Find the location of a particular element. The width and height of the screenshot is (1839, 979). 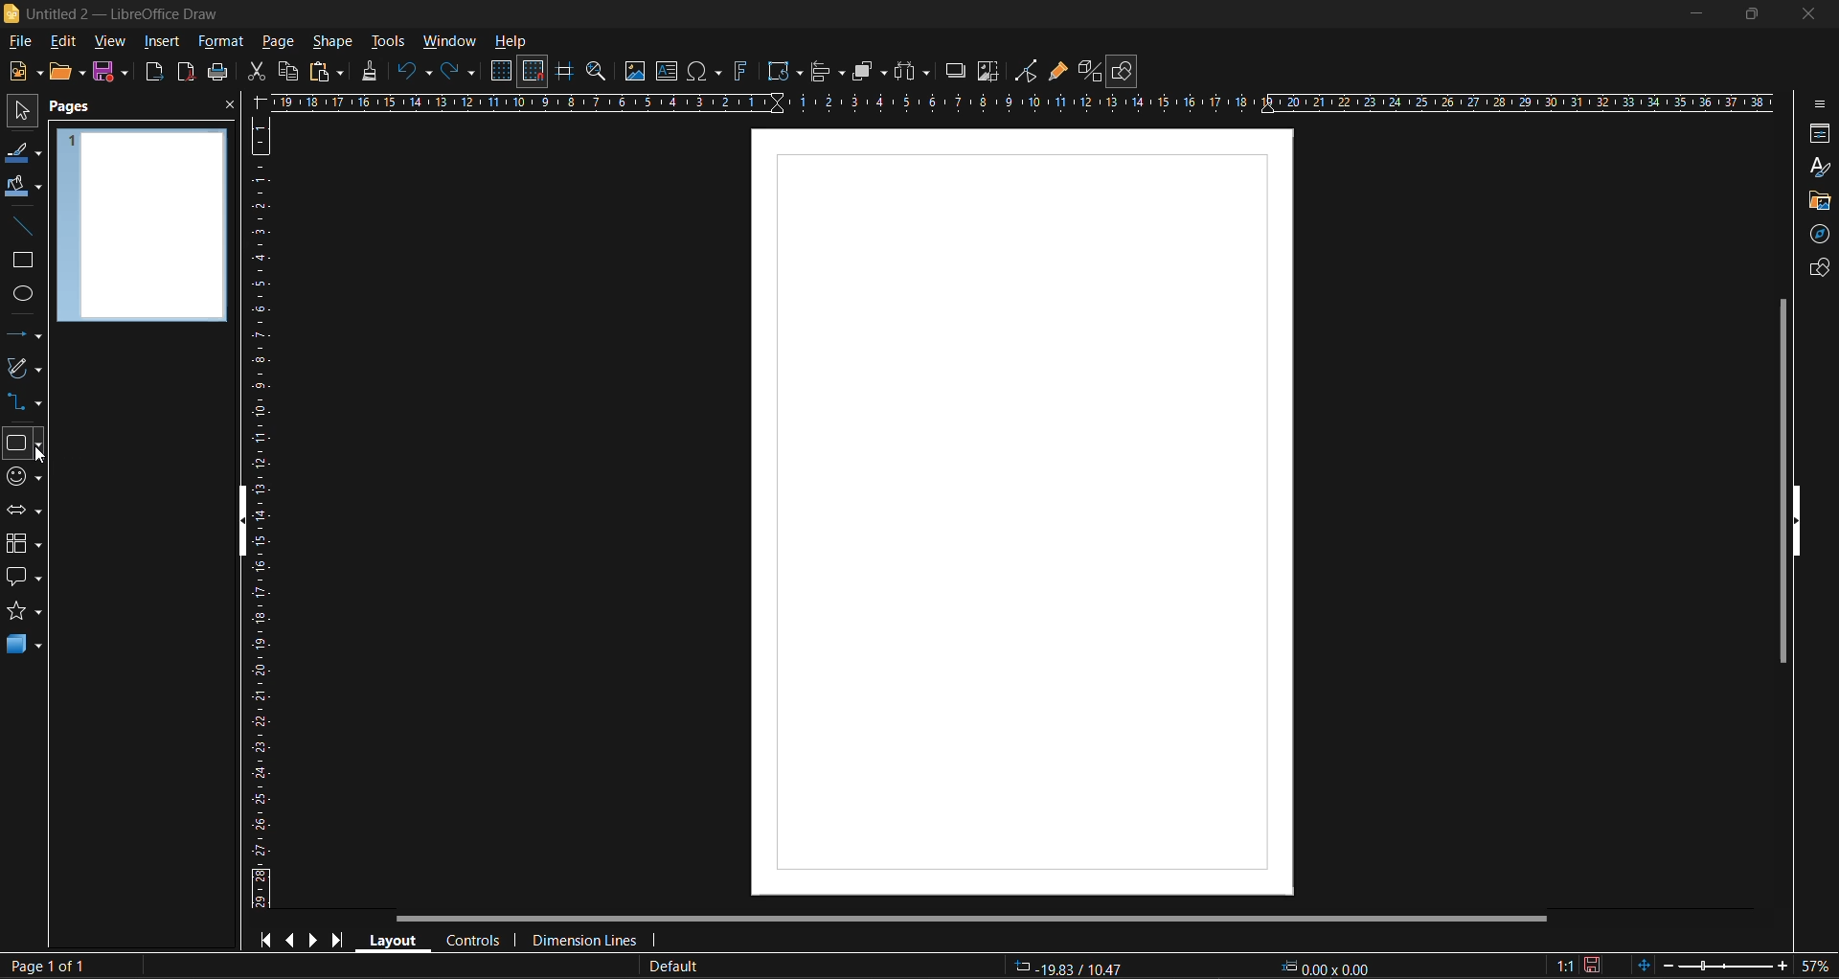

zoom factor is located at coordinates (1814, 965).